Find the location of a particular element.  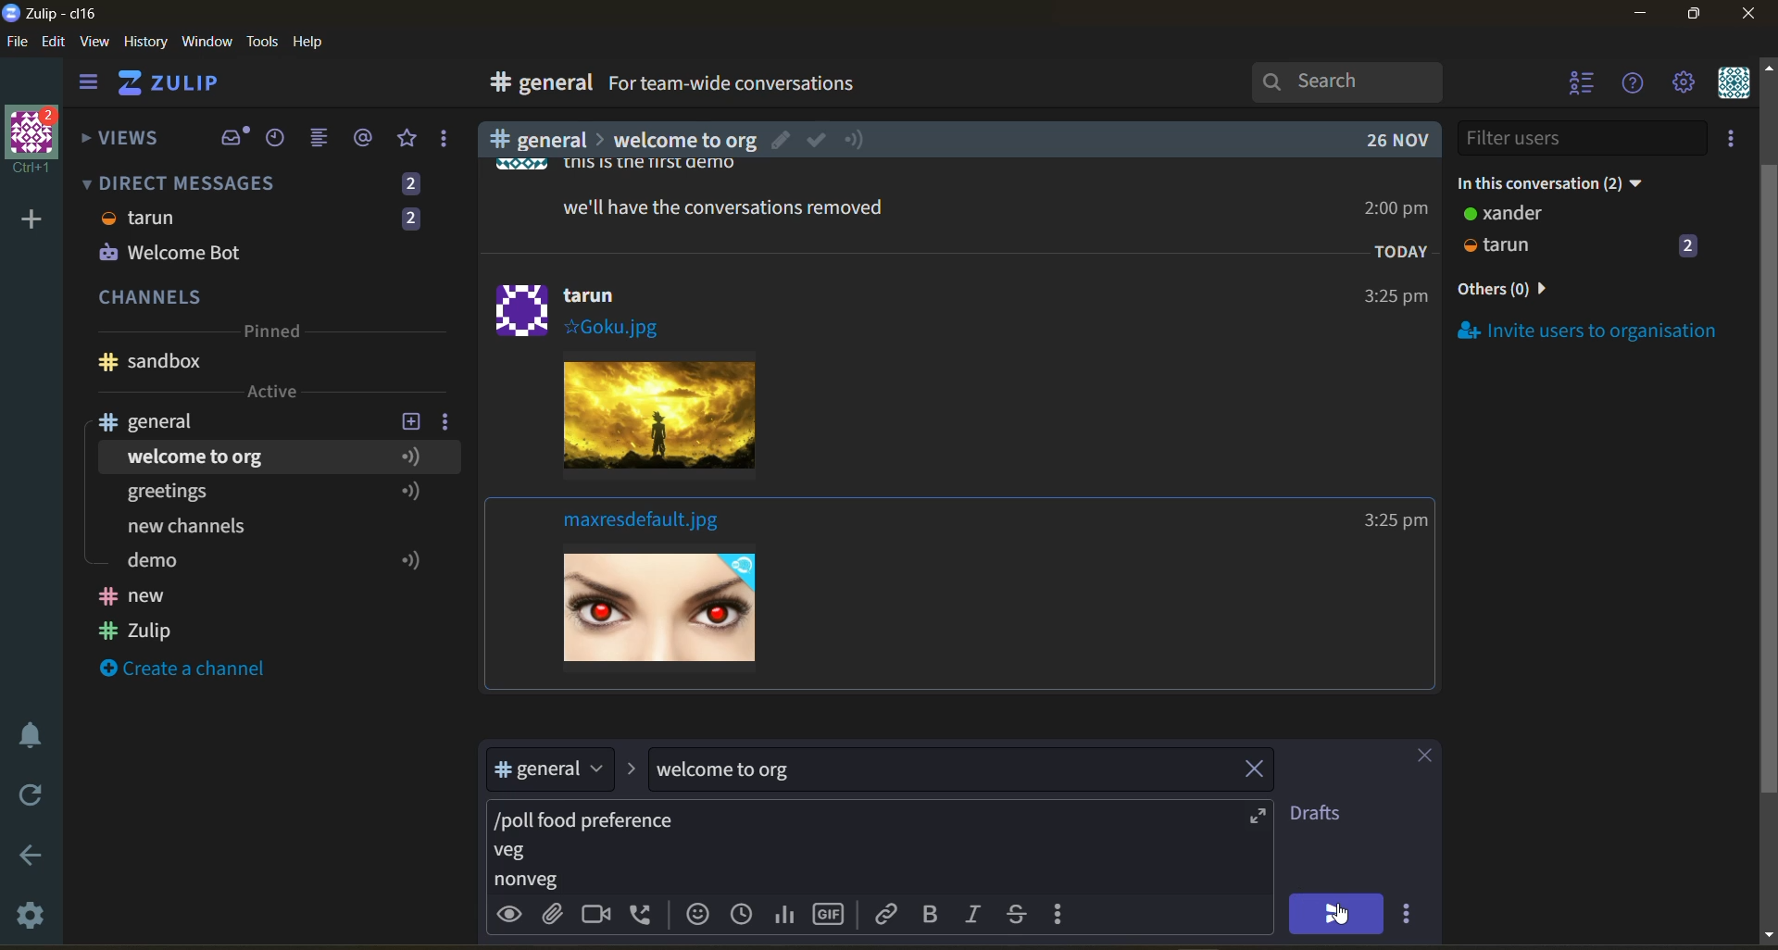

for team wide conversations is located at coordinates (832, 85).